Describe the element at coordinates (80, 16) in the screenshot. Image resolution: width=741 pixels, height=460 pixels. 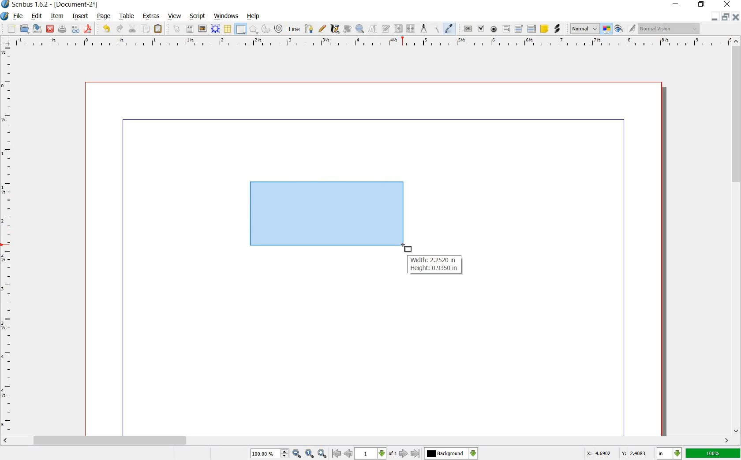
I see `INSERT` at that location.